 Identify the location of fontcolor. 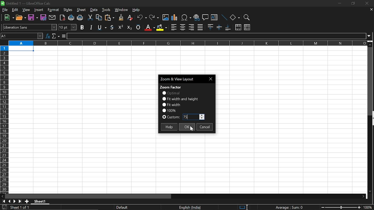
(149, 27).